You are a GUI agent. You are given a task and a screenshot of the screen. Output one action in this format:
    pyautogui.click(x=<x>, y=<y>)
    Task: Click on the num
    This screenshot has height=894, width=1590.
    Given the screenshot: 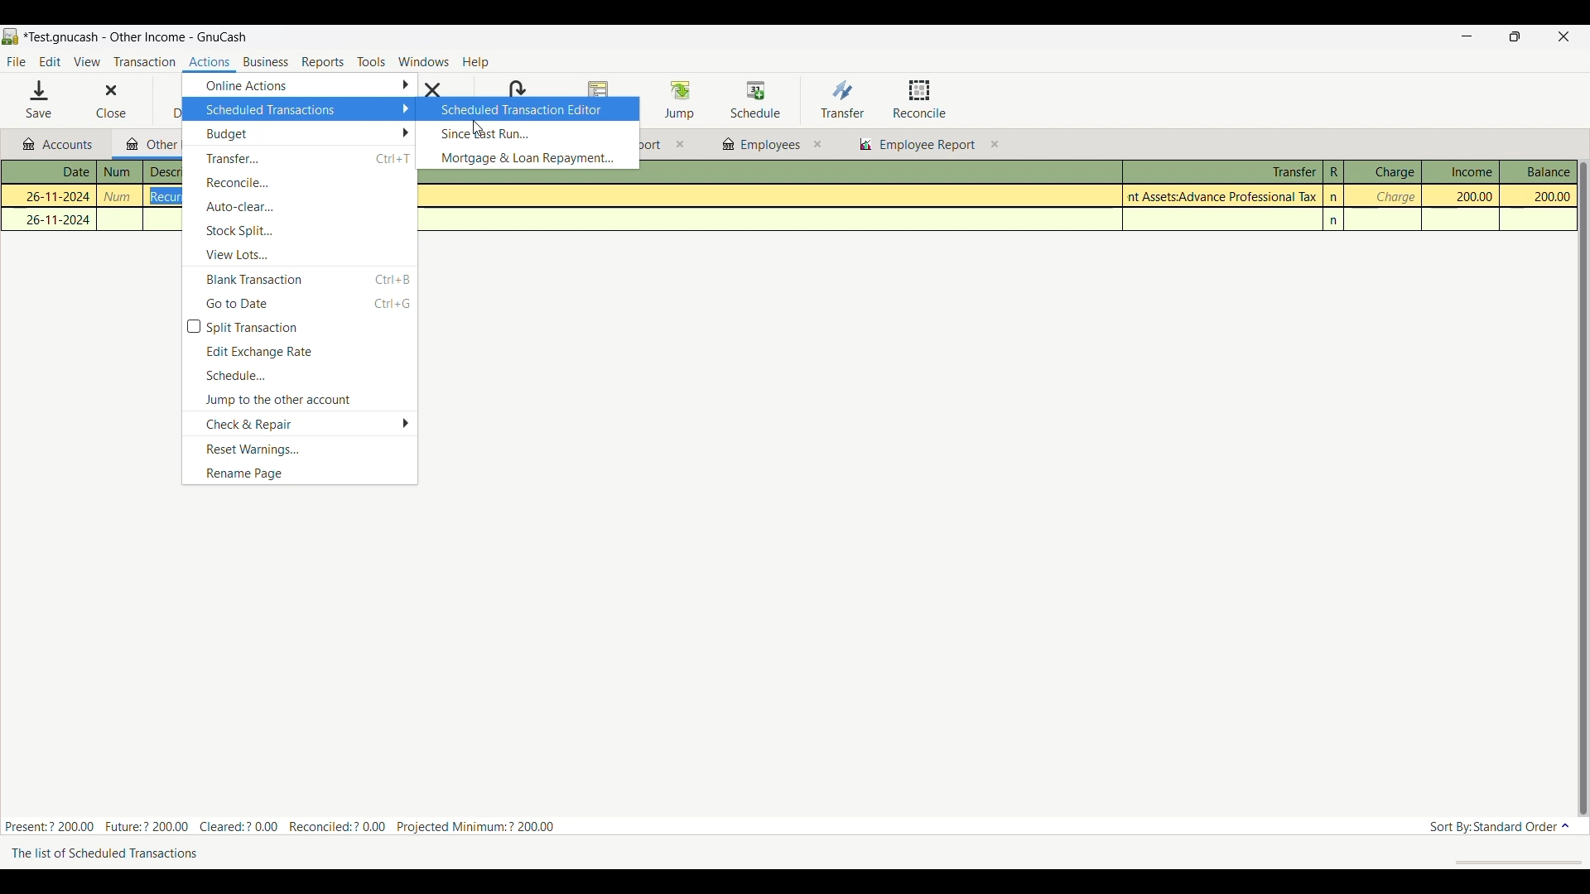 What is the action you would take?
    pyautogui.click(x=119, y=172)
    